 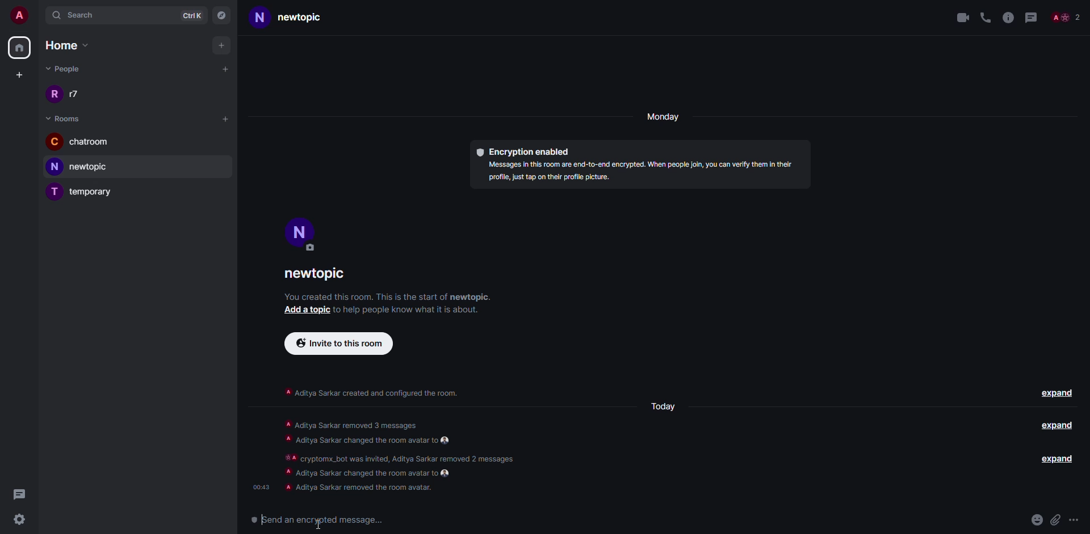 What do you see at coordinates (338, 342) in the screenshot?
I see `invite to this room` at bounding box center [338, 342].